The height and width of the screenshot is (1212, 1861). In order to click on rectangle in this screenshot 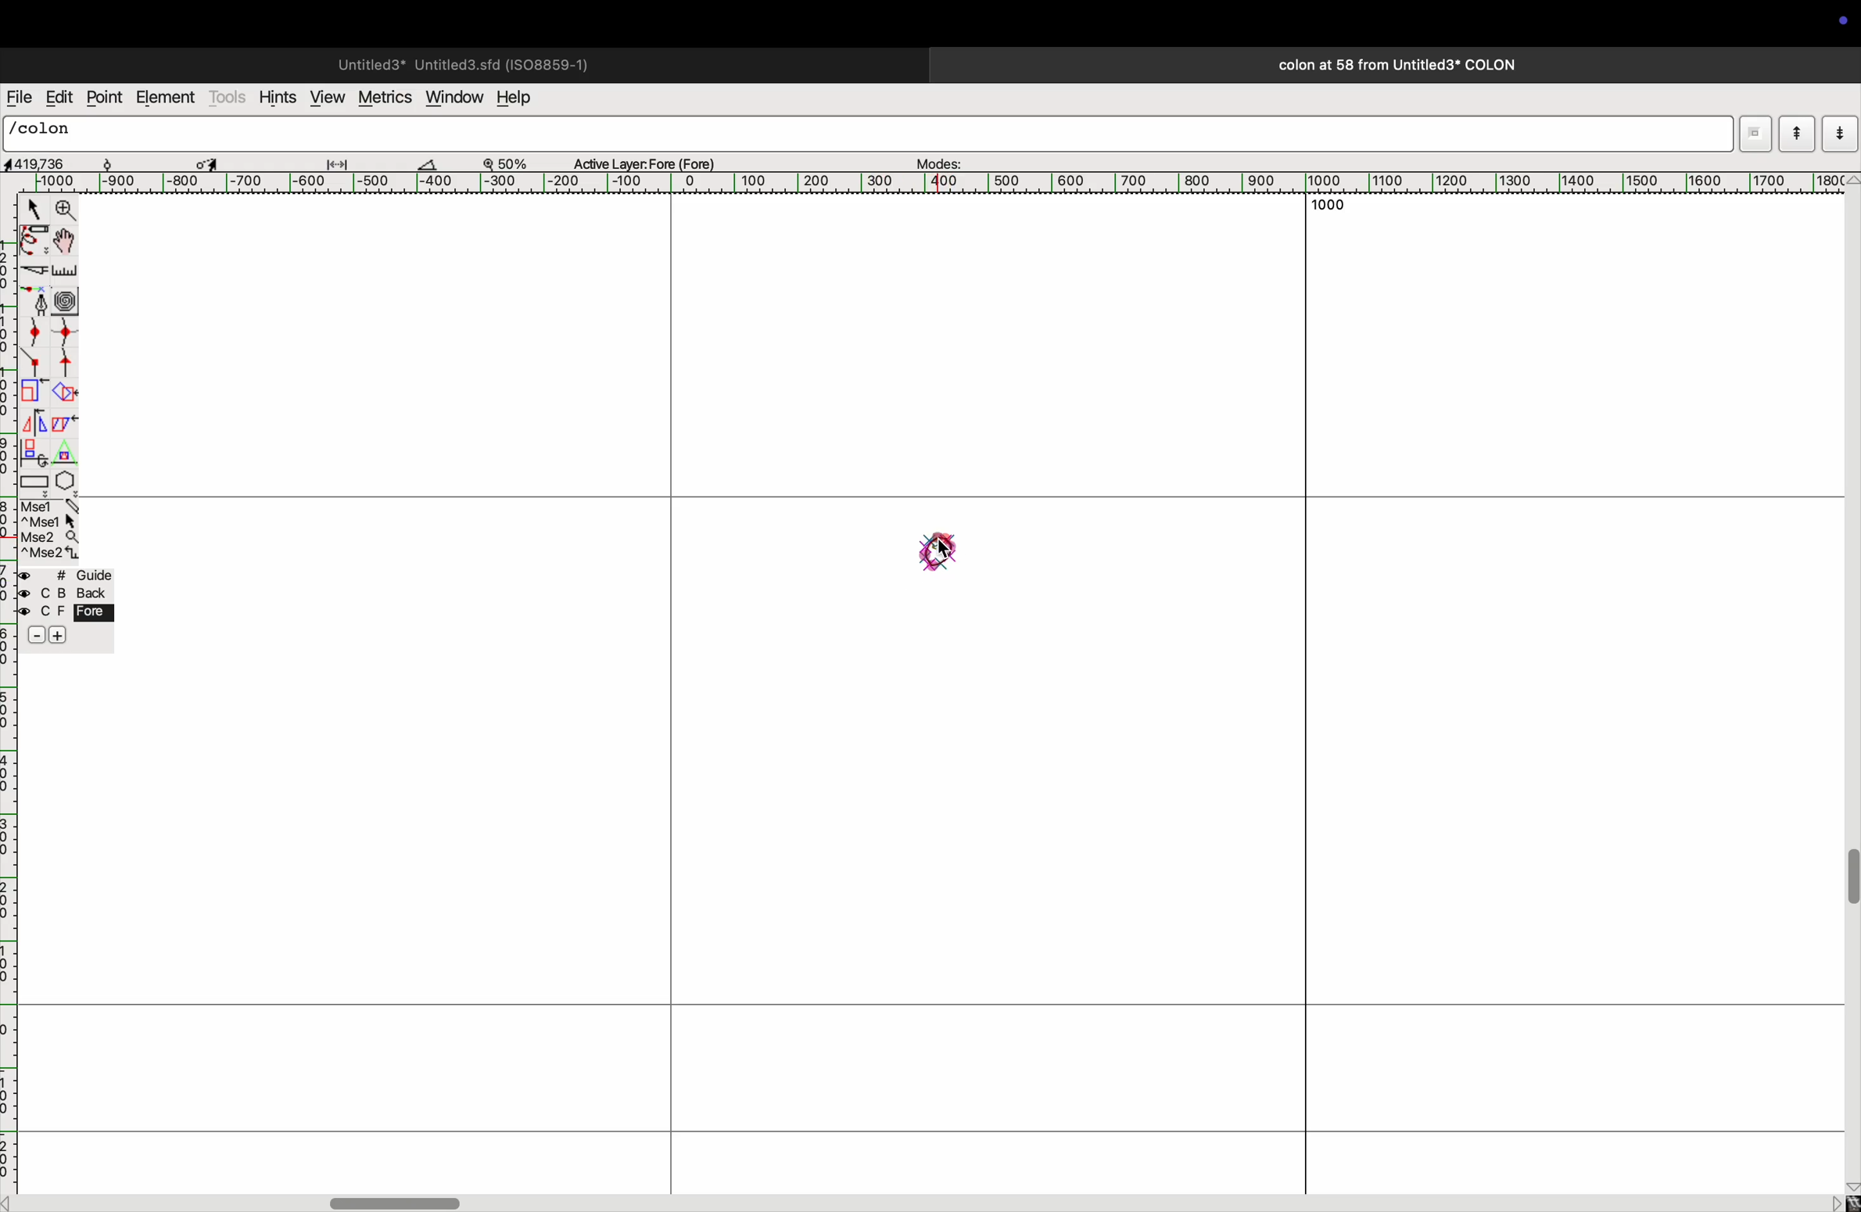, I will do `click(34, 480)`.